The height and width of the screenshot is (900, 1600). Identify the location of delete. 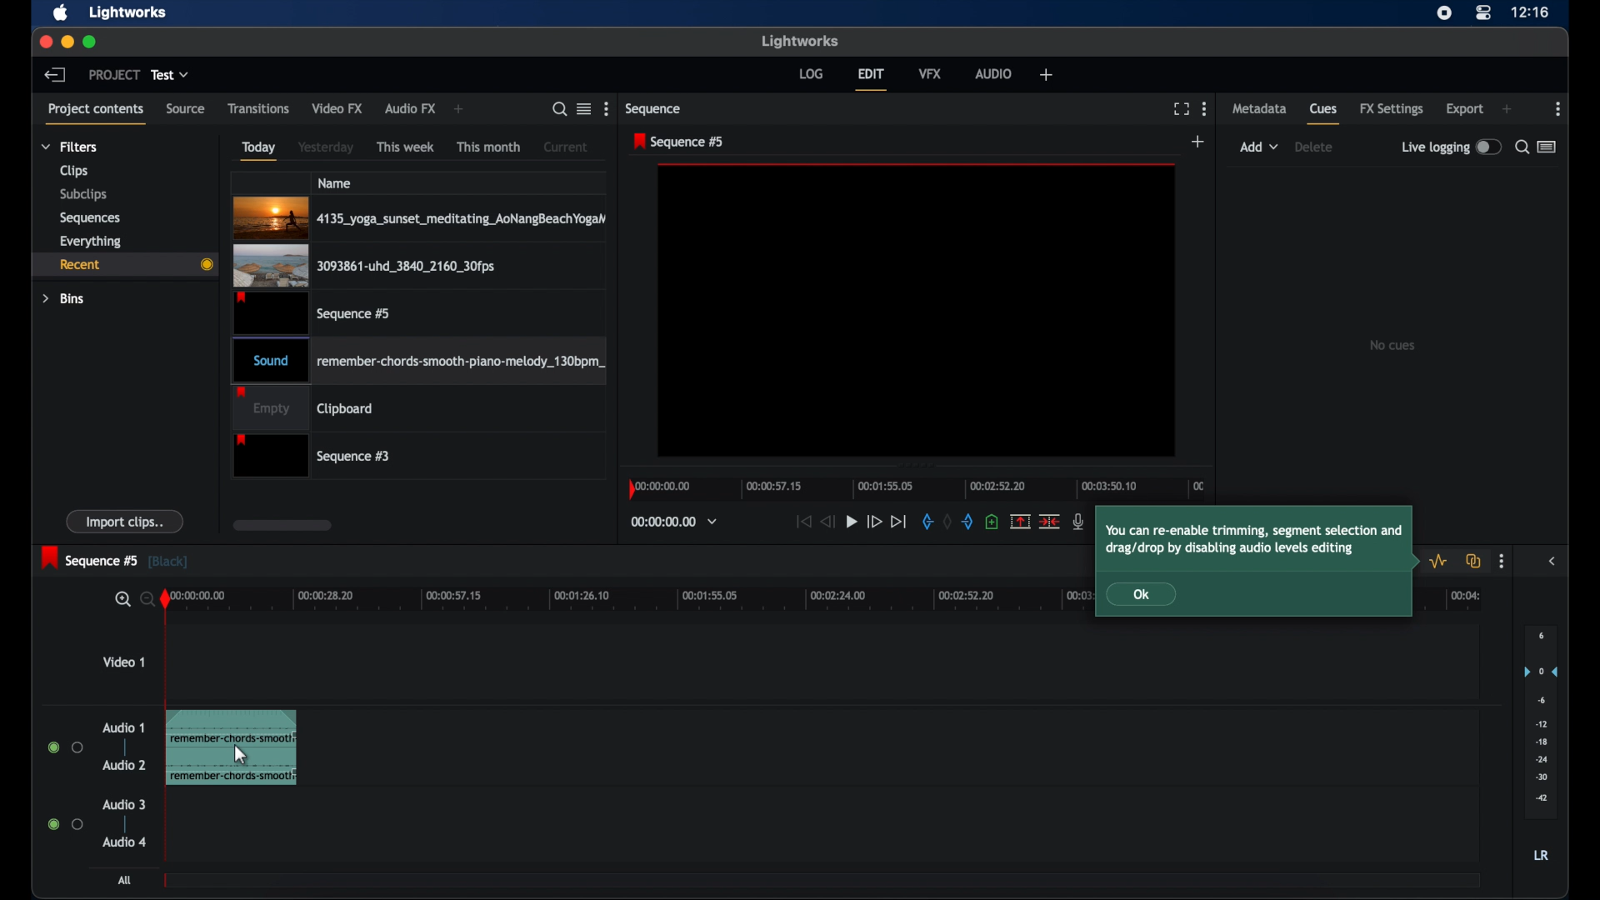
(1314, 147).